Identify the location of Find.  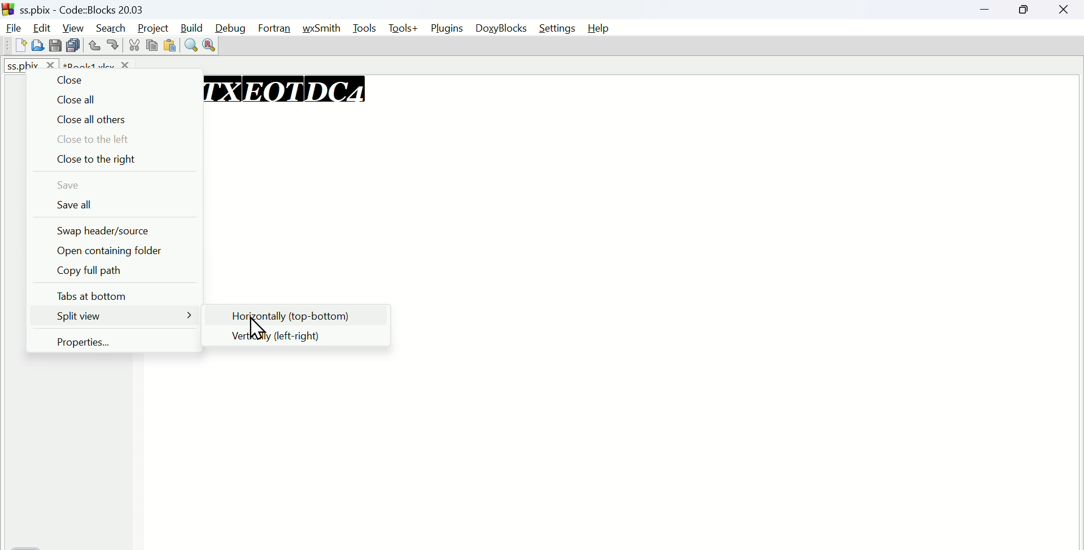
(190, 43).